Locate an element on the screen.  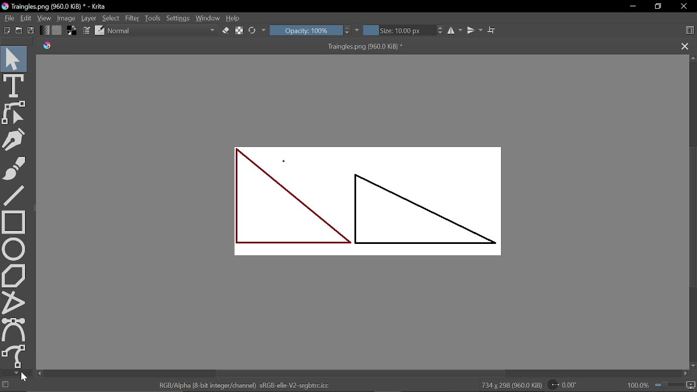
Choose workspace is located at coordinates (690, 30).